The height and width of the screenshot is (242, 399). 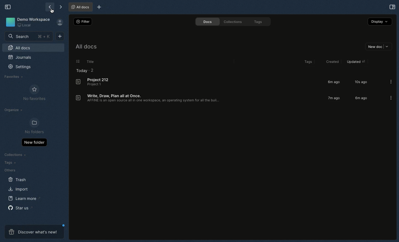 I want to click on new doc, so click(x=377, y=46).